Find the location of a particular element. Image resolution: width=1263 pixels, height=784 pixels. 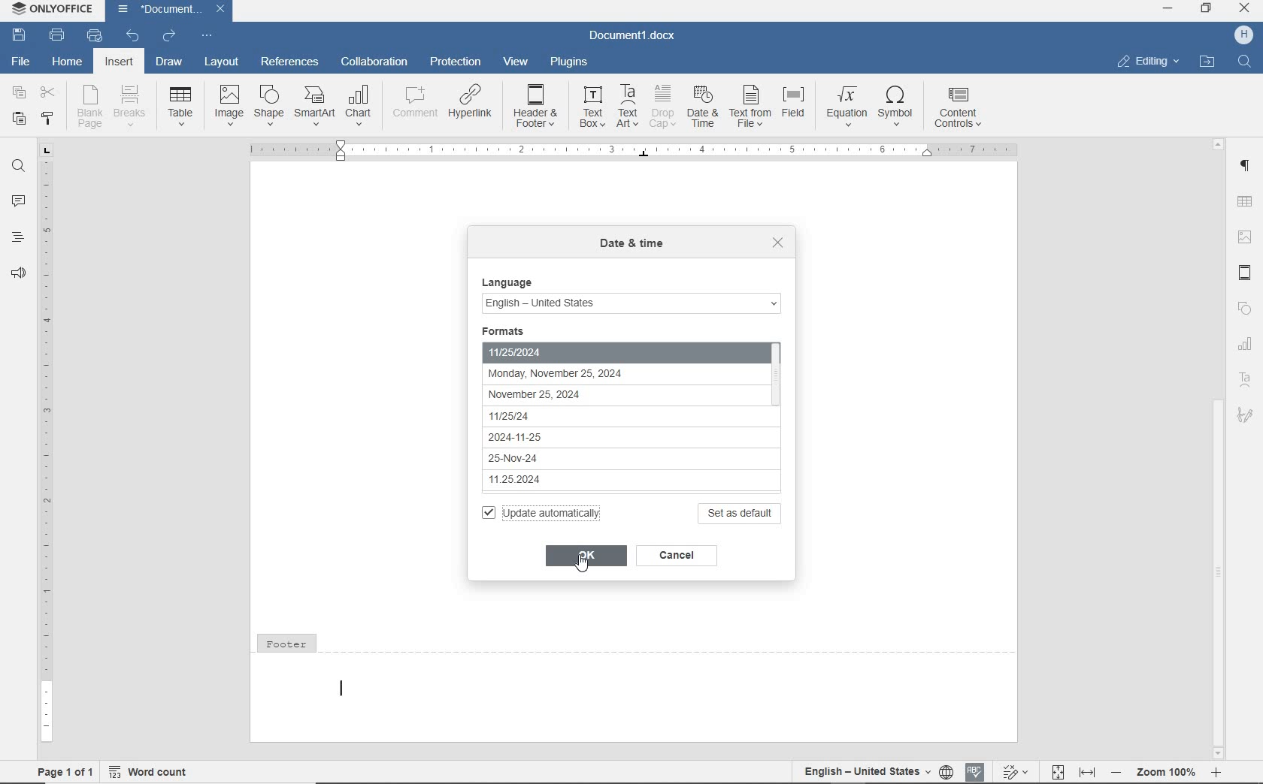

collaboration is located at coordinates (372, 63).